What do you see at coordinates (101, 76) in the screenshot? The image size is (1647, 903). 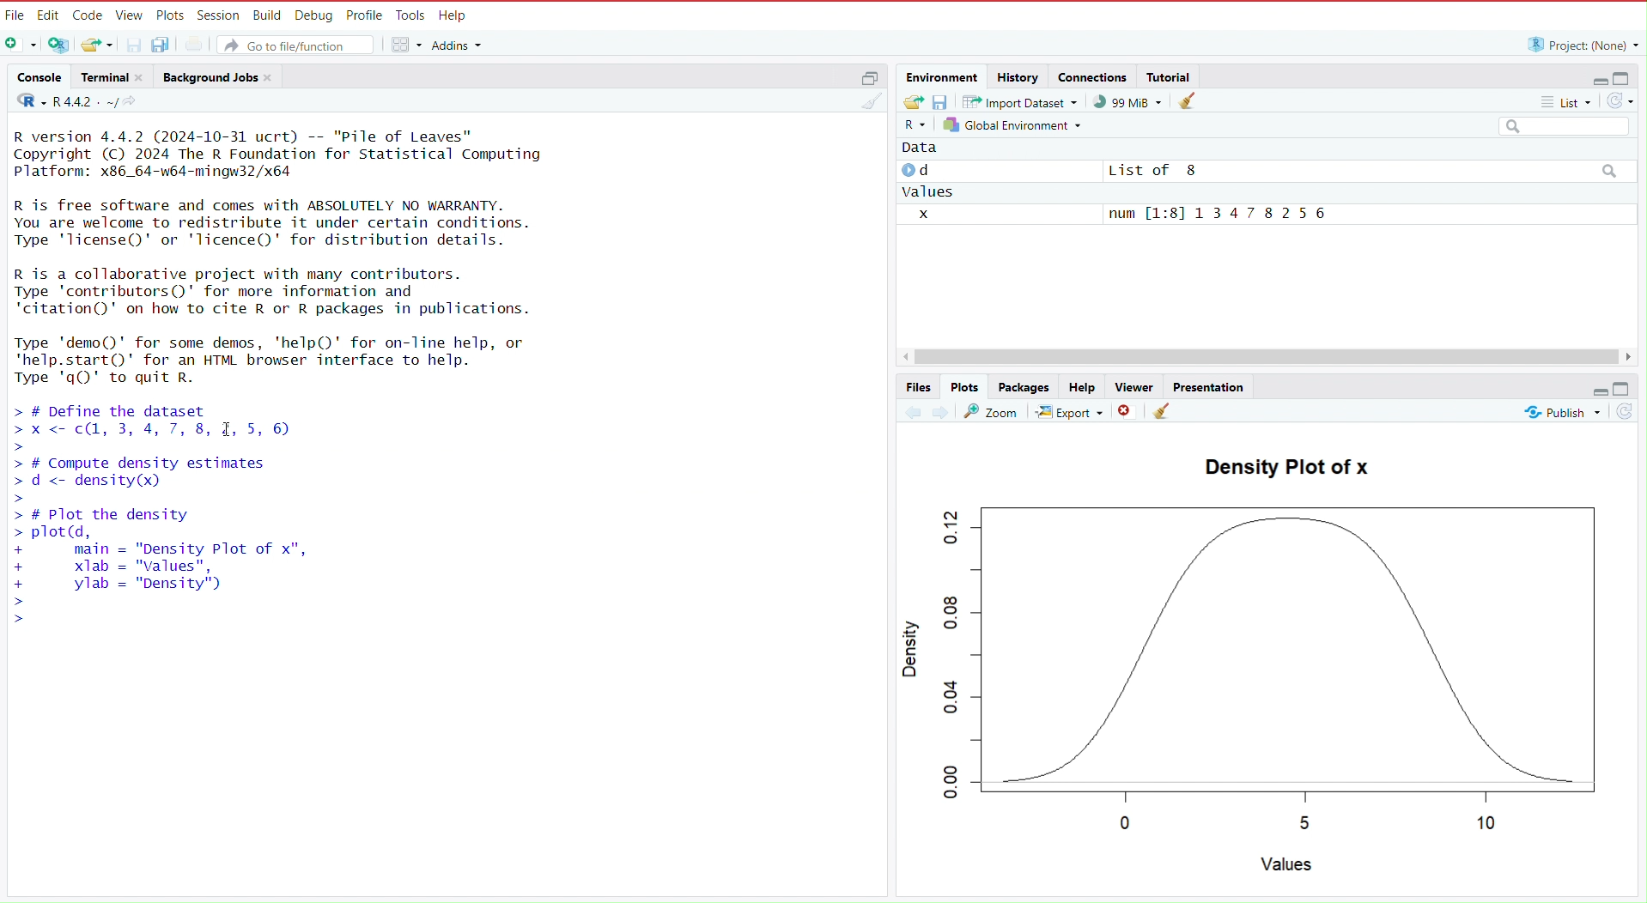 I see `terminal` at bounding box center [101, 76].